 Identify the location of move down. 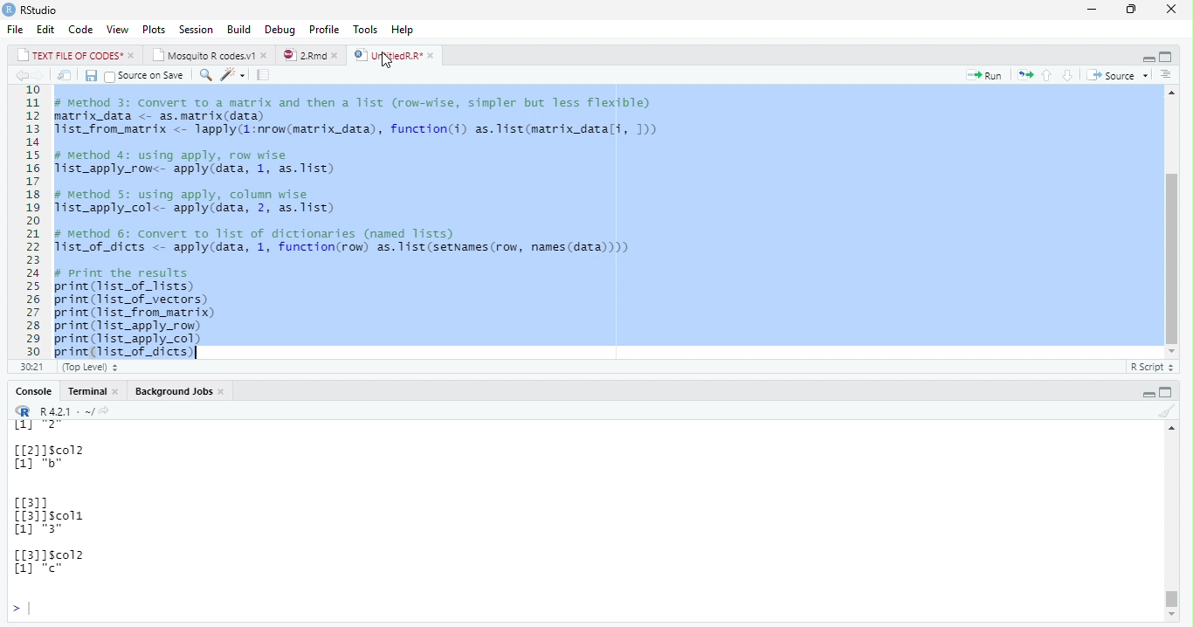
(1172, 348).